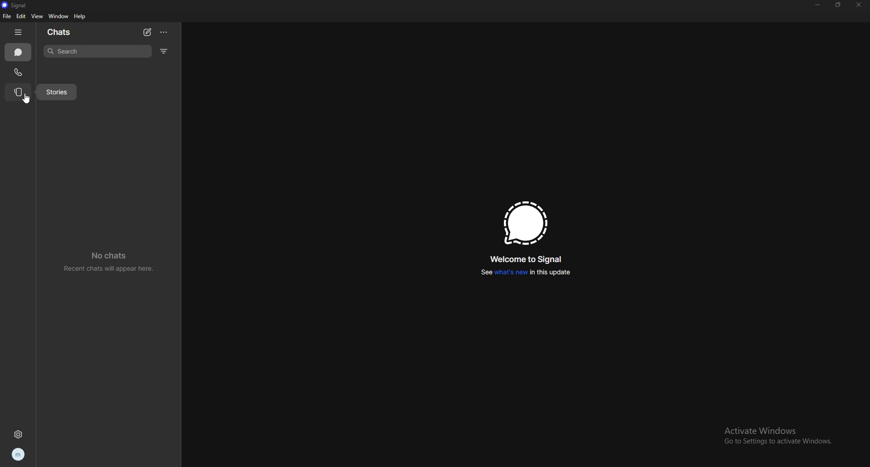  What do you see at coordinates (19, 72) in the screenshot?
I see `calls` at bounding box center [19, 72].